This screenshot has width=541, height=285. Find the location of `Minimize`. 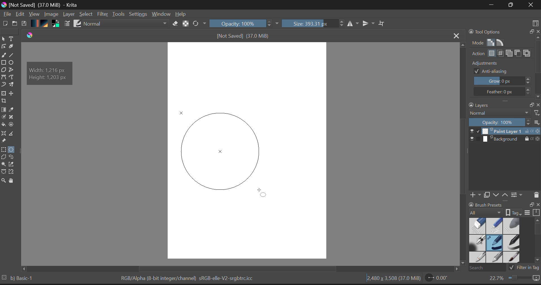

Minimize is located at coordinates (509, 5).